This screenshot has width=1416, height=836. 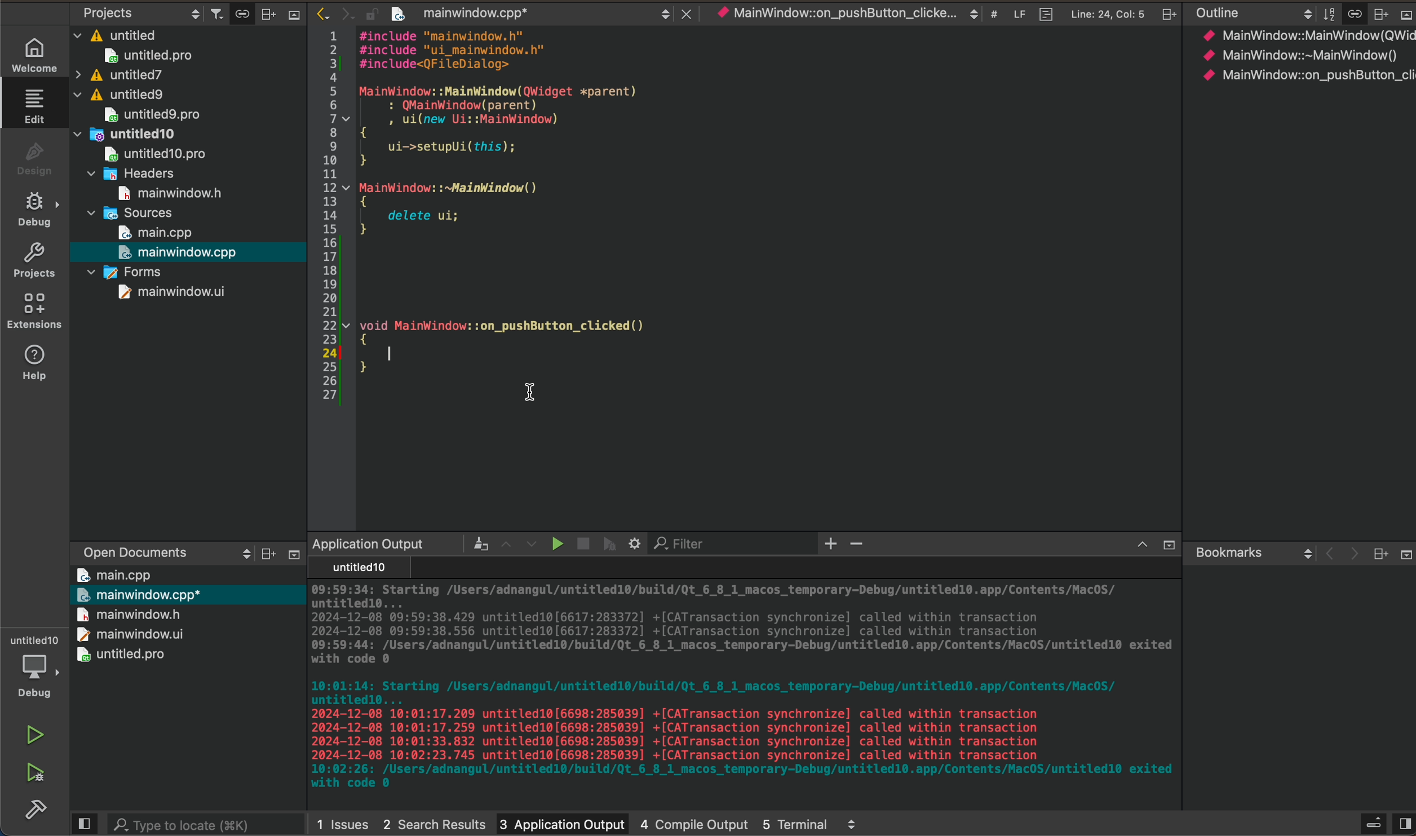 I want to click on untitled.pro, so click(x=148, y=55).